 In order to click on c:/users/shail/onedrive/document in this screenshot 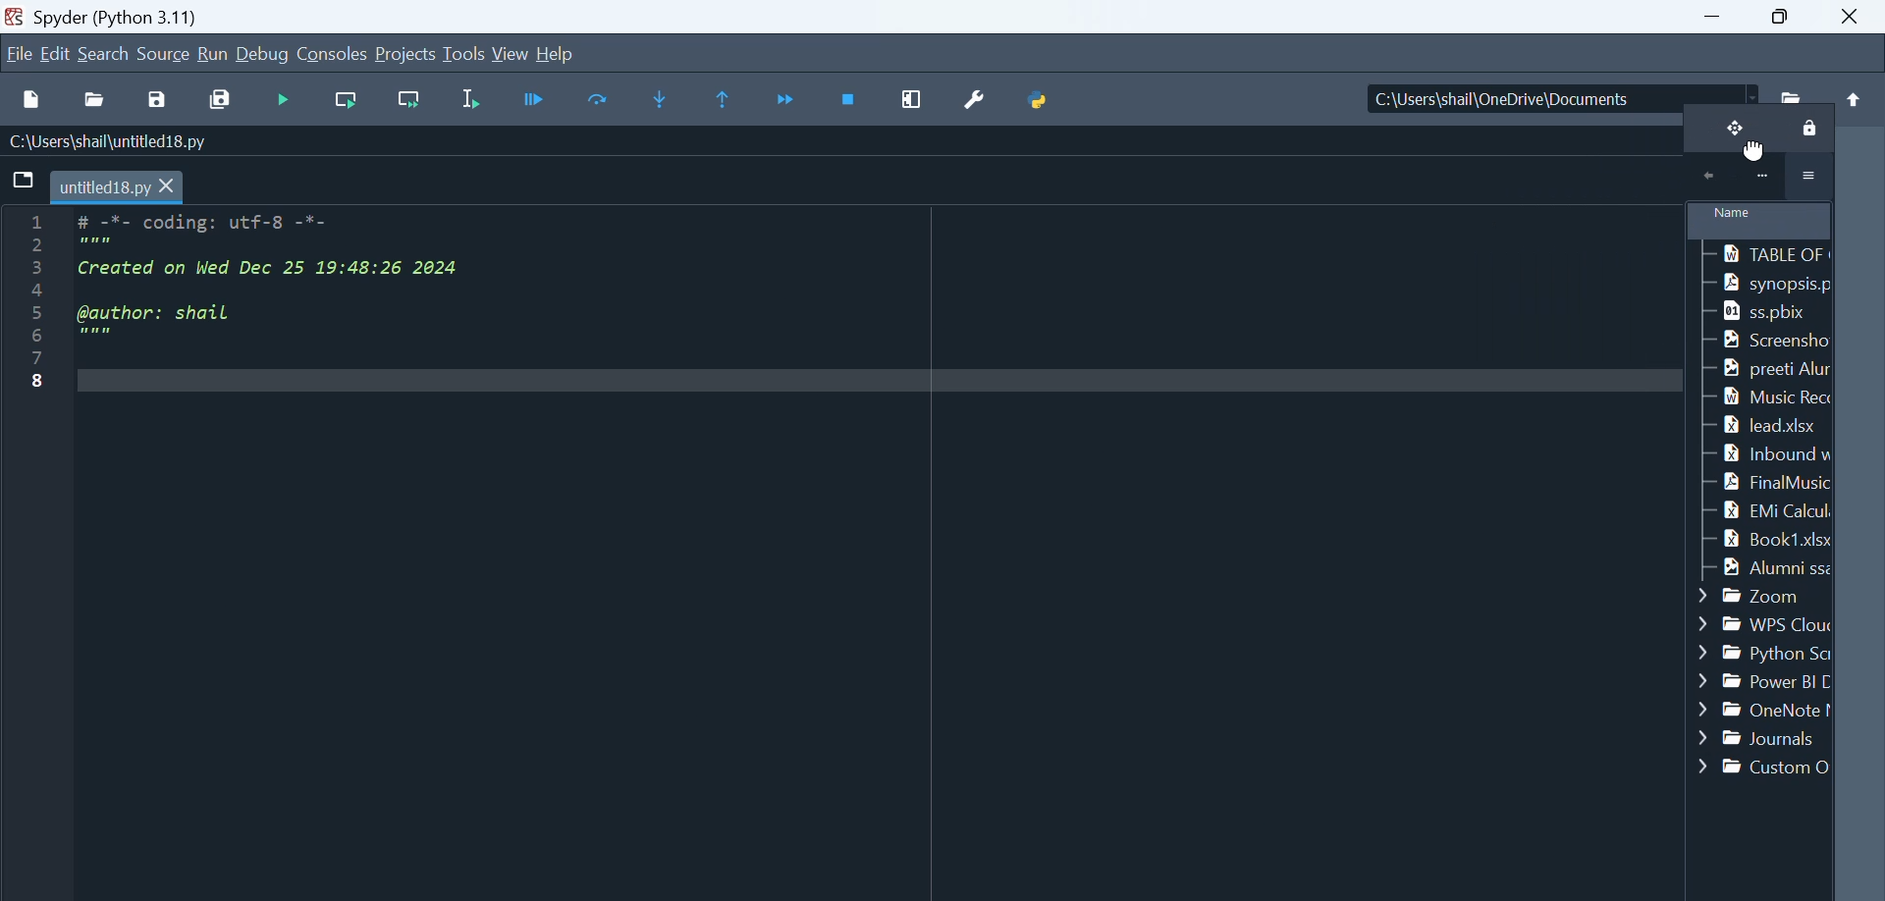, I will do `click(1544, 93)`.